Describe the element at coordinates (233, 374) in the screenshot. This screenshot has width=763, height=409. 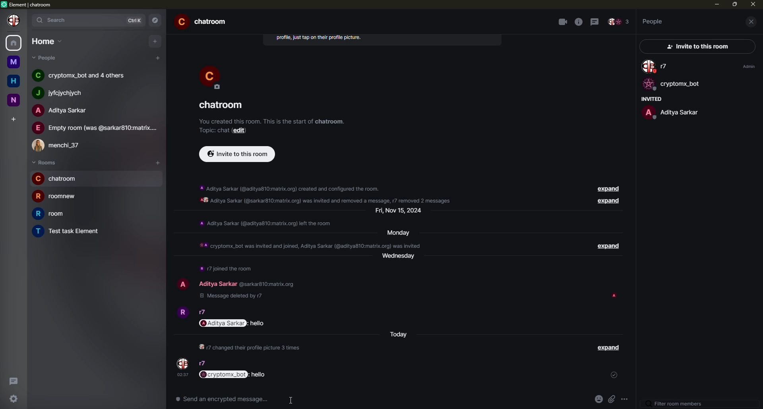
I see `mentioned` at that location.